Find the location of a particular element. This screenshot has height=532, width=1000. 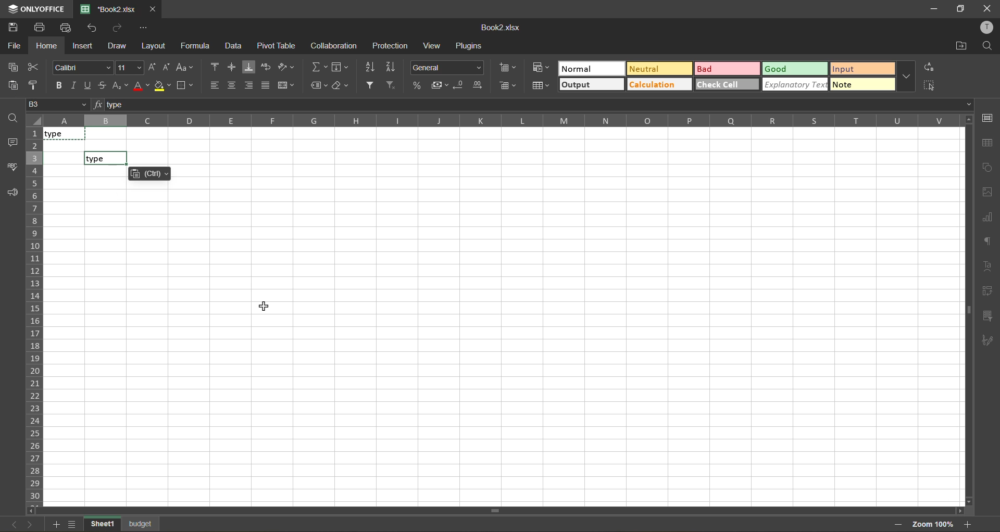

note is located at coordinates (863, 84).